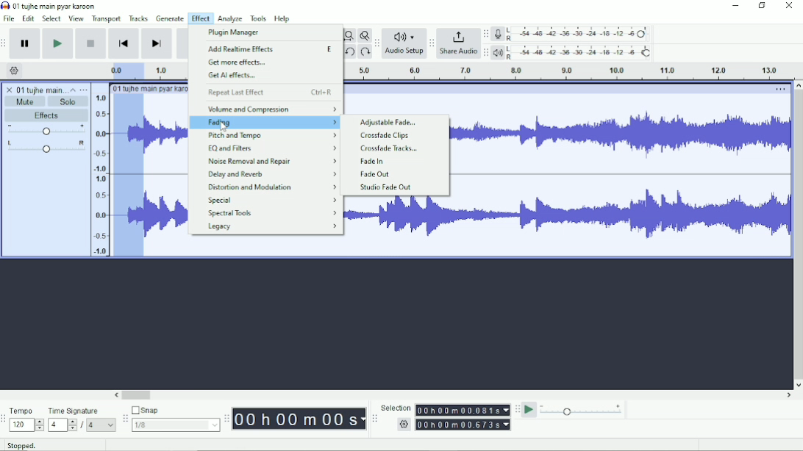 This screenshot has width=803, height=451. I want to click on File, so click(10, 18).